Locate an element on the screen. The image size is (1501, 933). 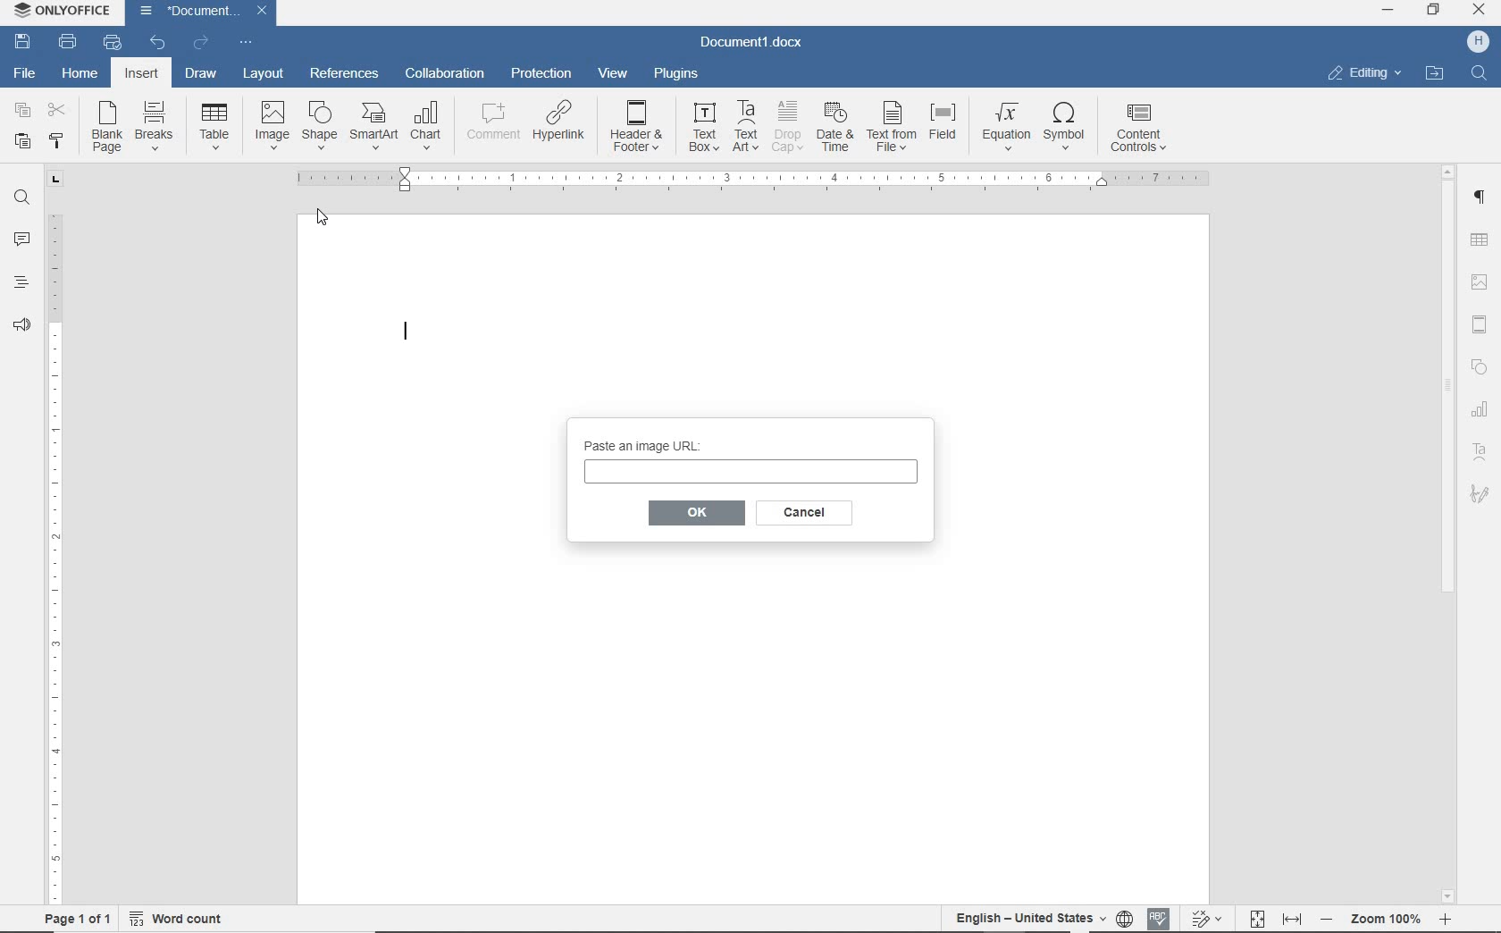
minimize is located at coordinates (1387, 9).